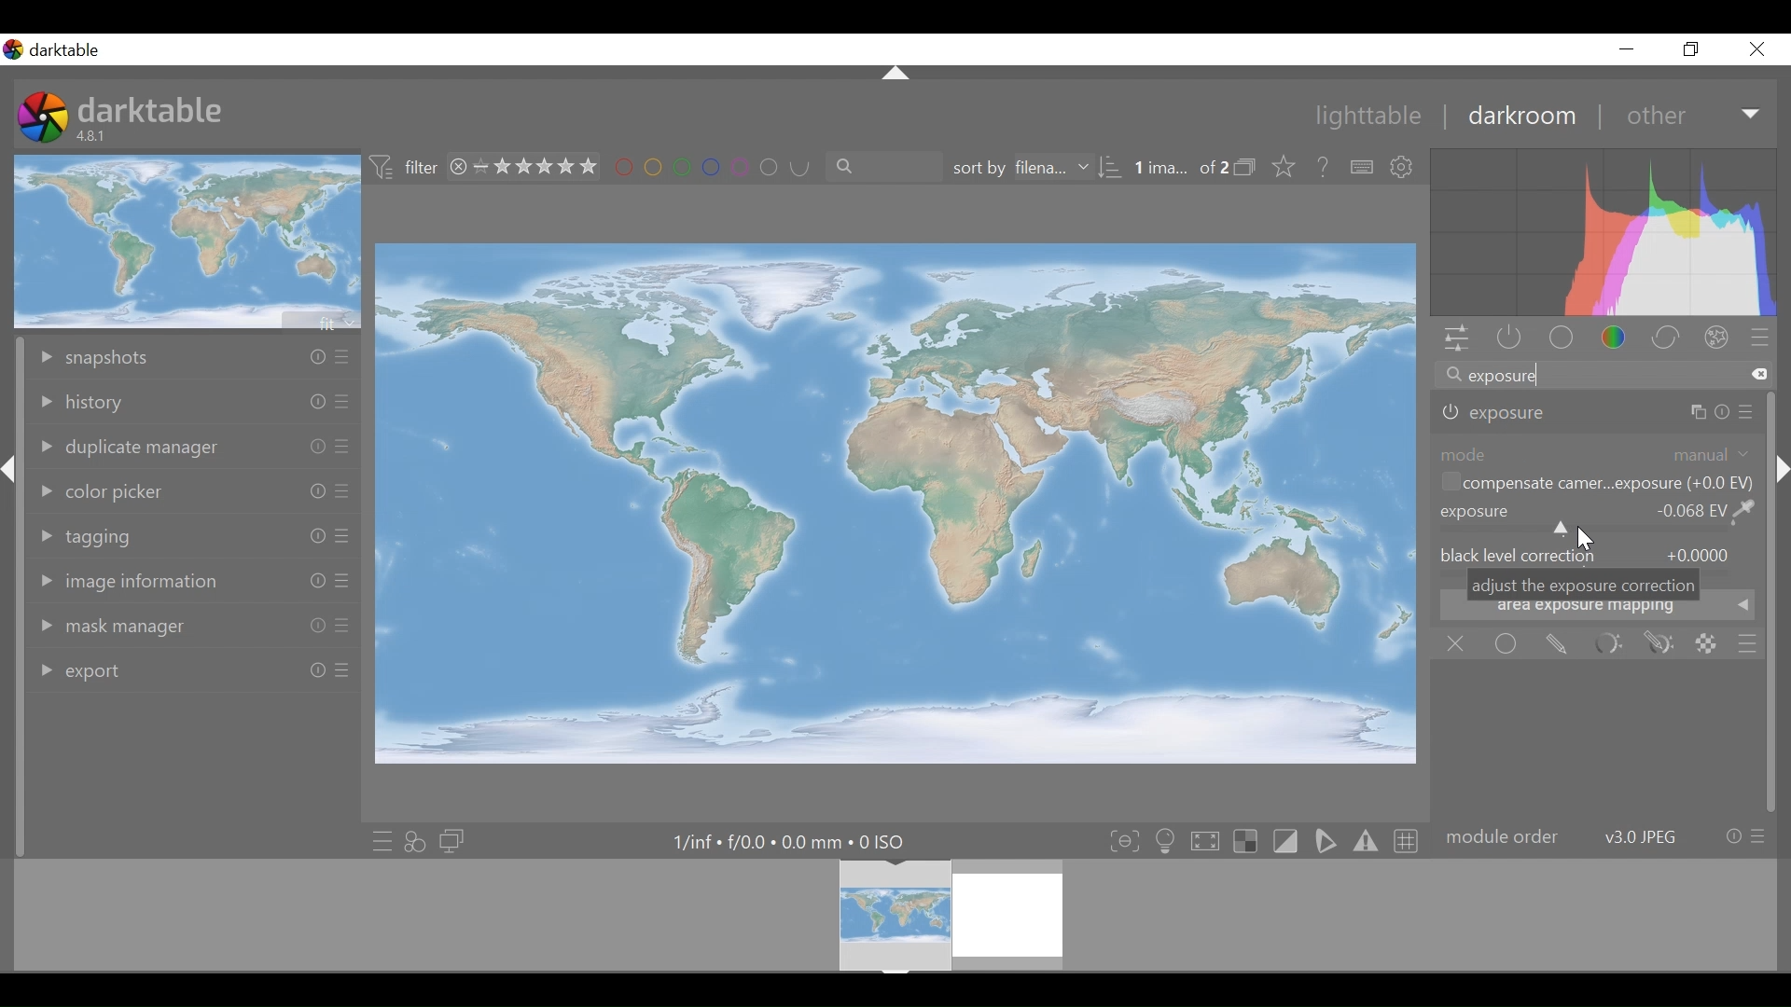 Image resolution: width=1791 pixels, height=1007 pixels. Describe the element at coordinates (1756, 48) in the screenshot. I see `Close` at that location.